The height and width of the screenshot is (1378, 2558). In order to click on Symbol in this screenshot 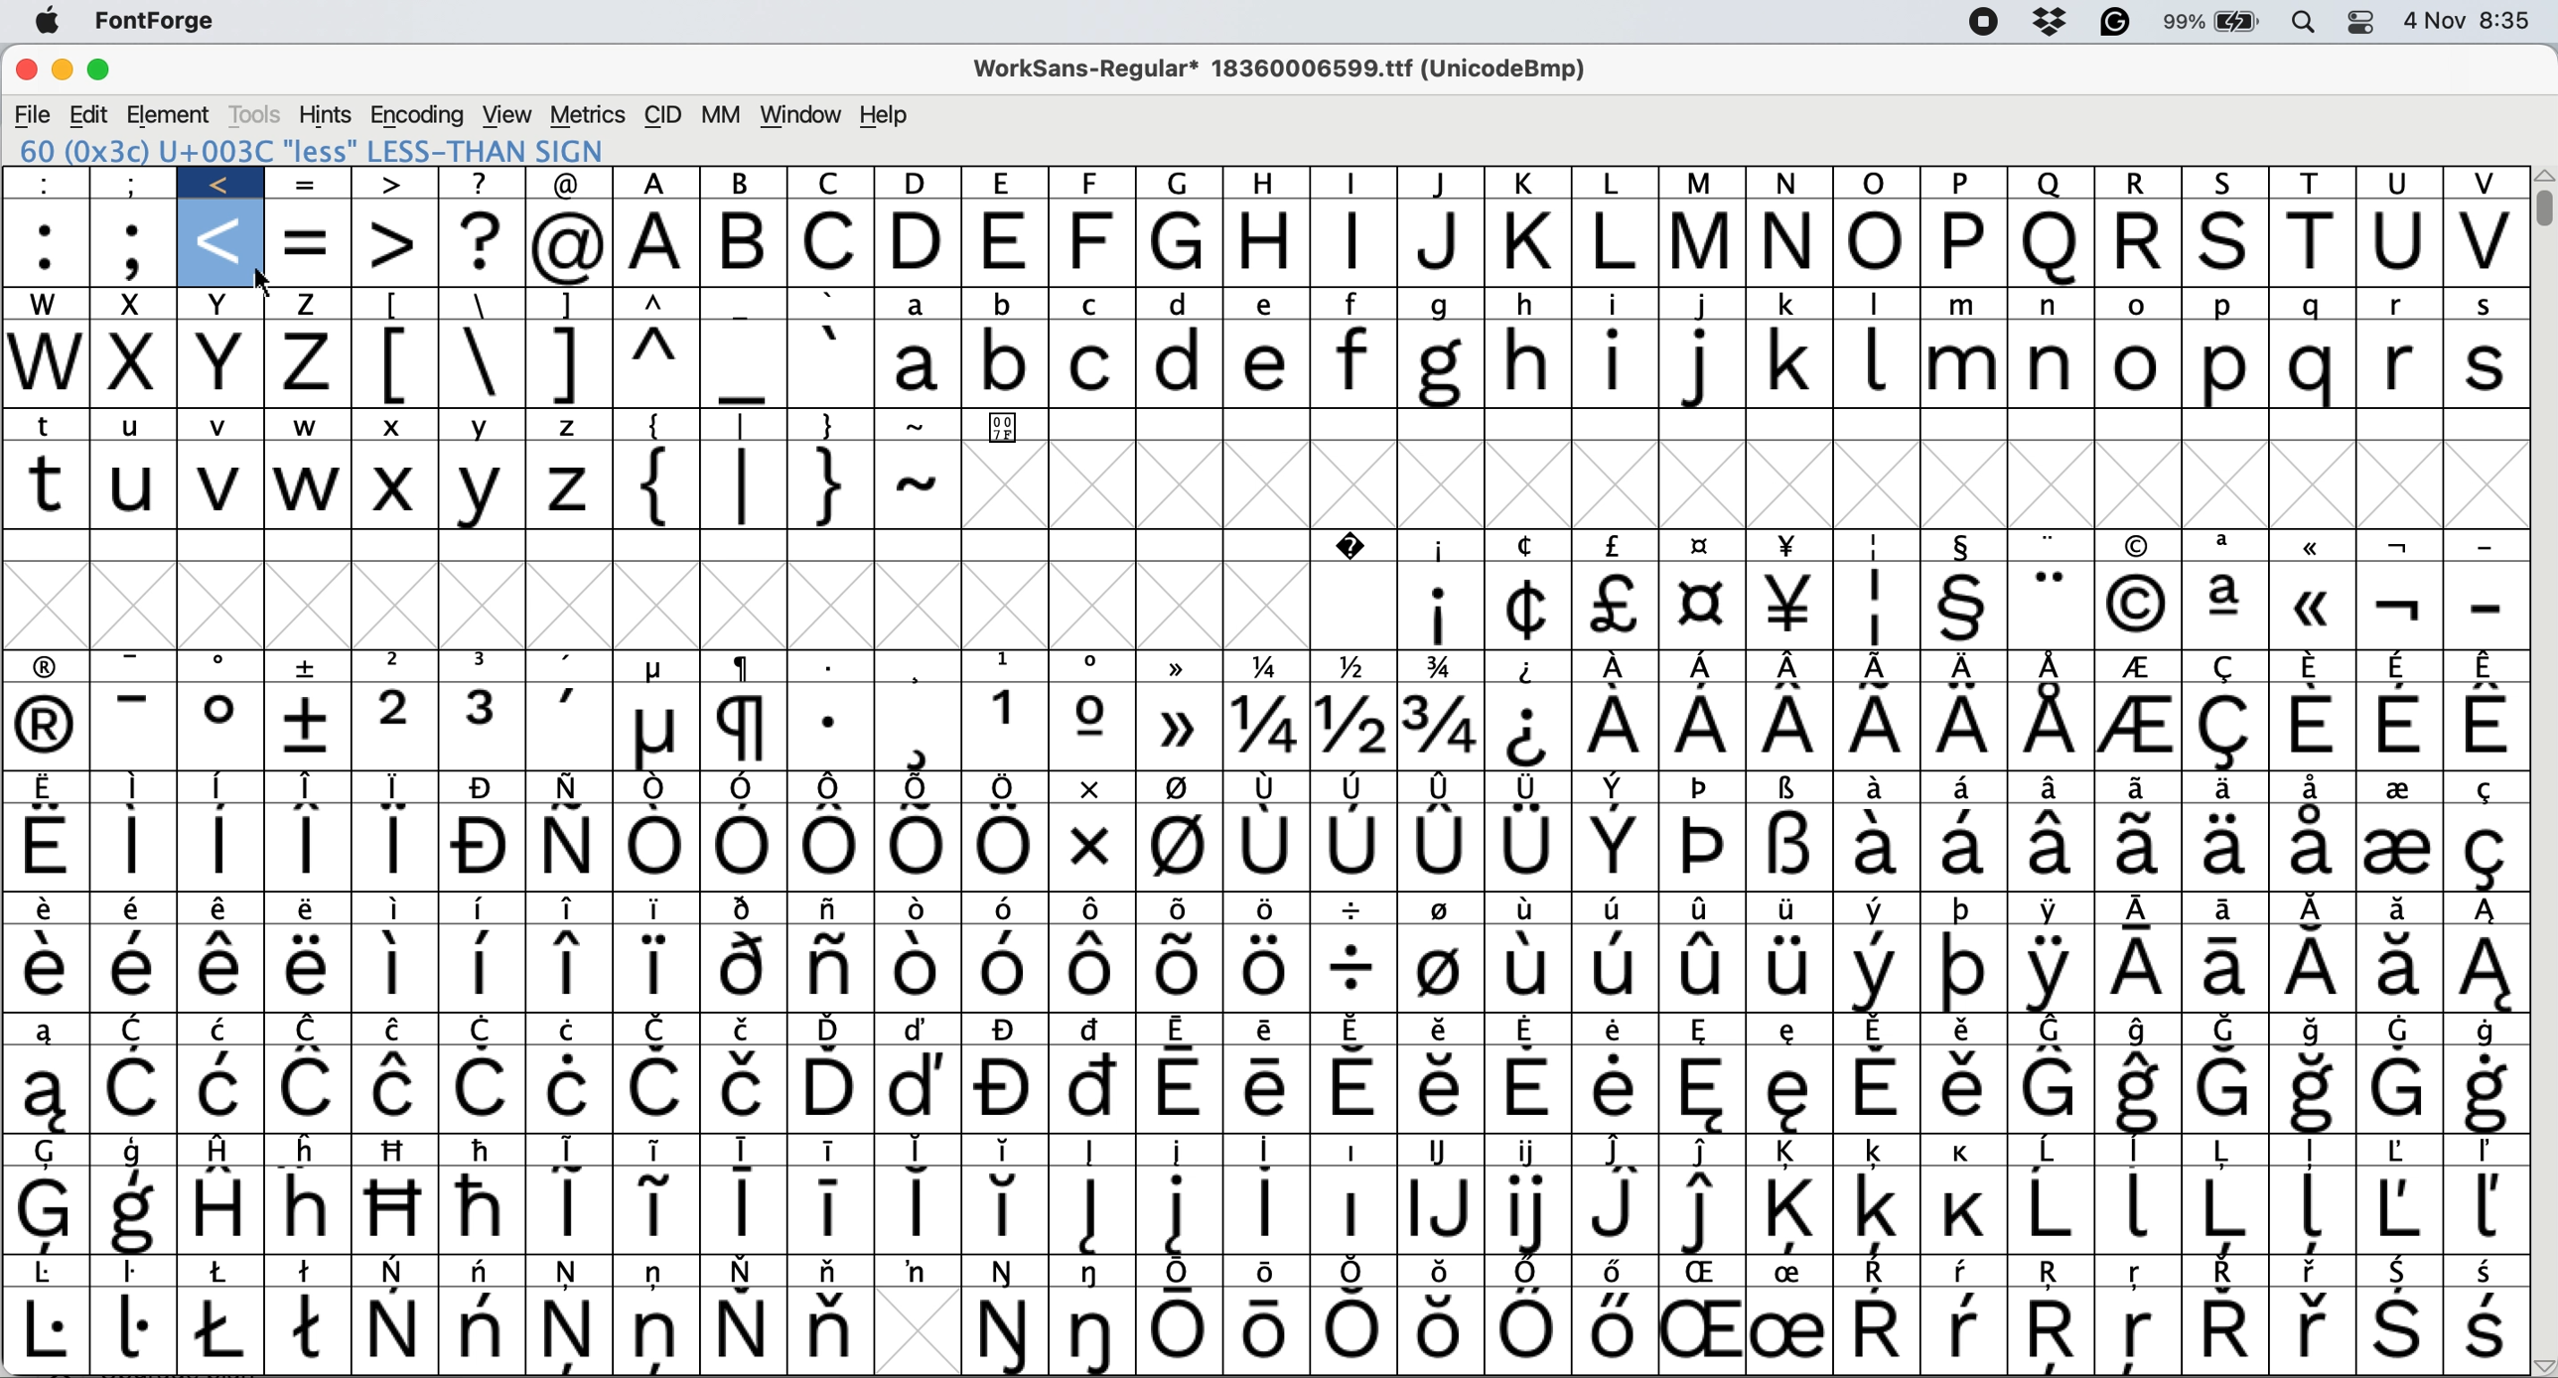, I will do `click(1702, 788)`.